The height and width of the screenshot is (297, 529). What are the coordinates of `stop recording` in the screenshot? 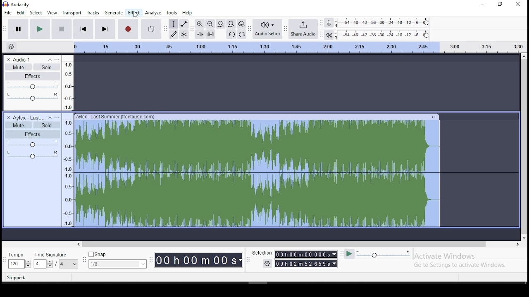 It's located at (127, 29).